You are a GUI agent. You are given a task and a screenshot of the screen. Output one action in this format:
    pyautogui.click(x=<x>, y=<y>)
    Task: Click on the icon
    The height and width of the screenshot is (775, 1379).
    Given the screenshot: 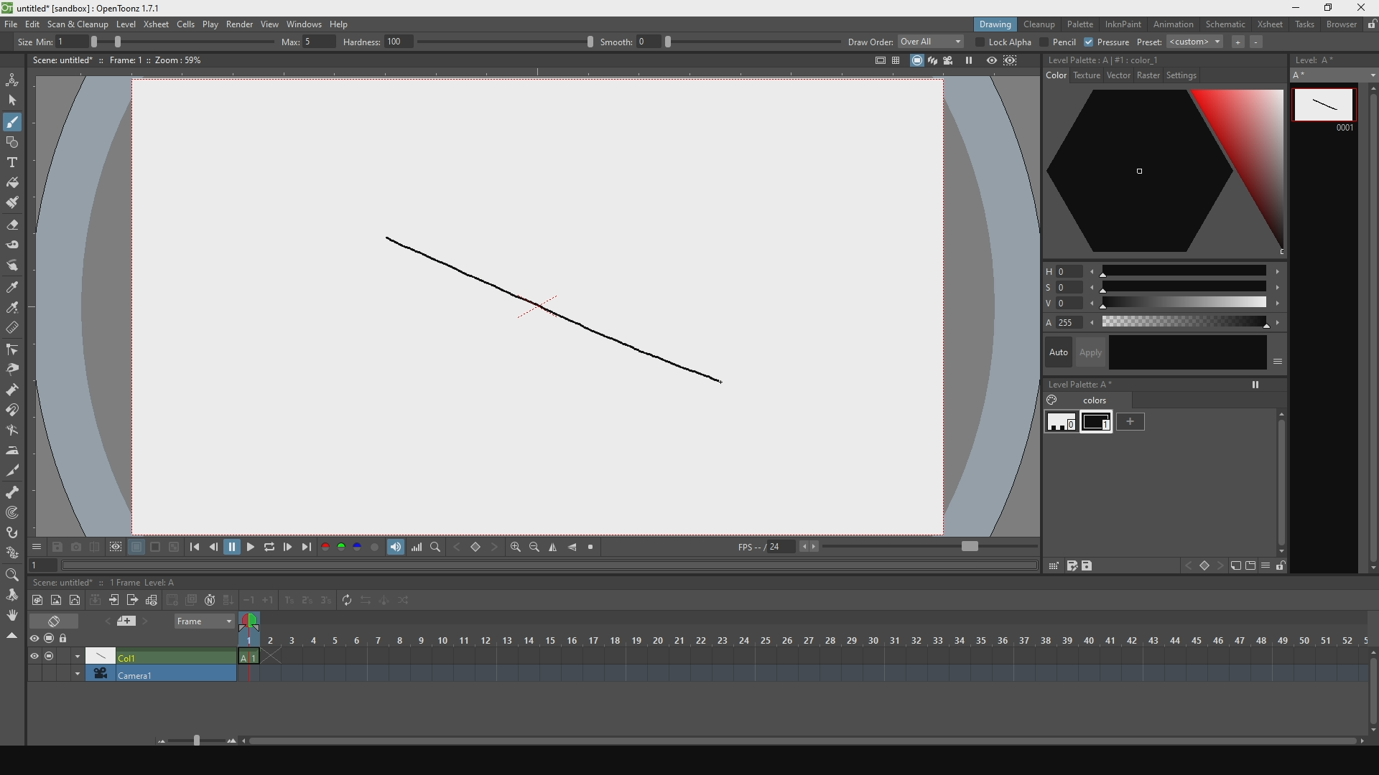 What is the action you would take?
    pyautogui.click(x=876, y=62)
    